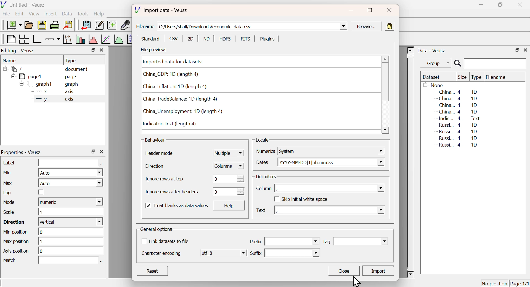  I want to click on Plot points with lines and errorbars, so click(68, 39).